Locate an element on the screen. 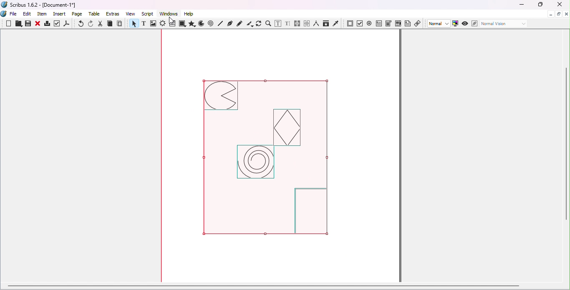 Image resolution: width=570 pixels, height=290 pixels. Line is located at coordinates (221, 23).